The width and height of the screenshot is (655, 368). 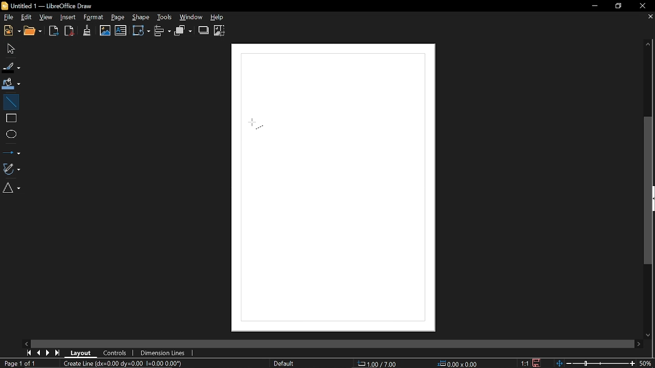 What do you see at coordinates (28, 343) in the screenshot?
I see `Move left` at bounding box center [28, 343].